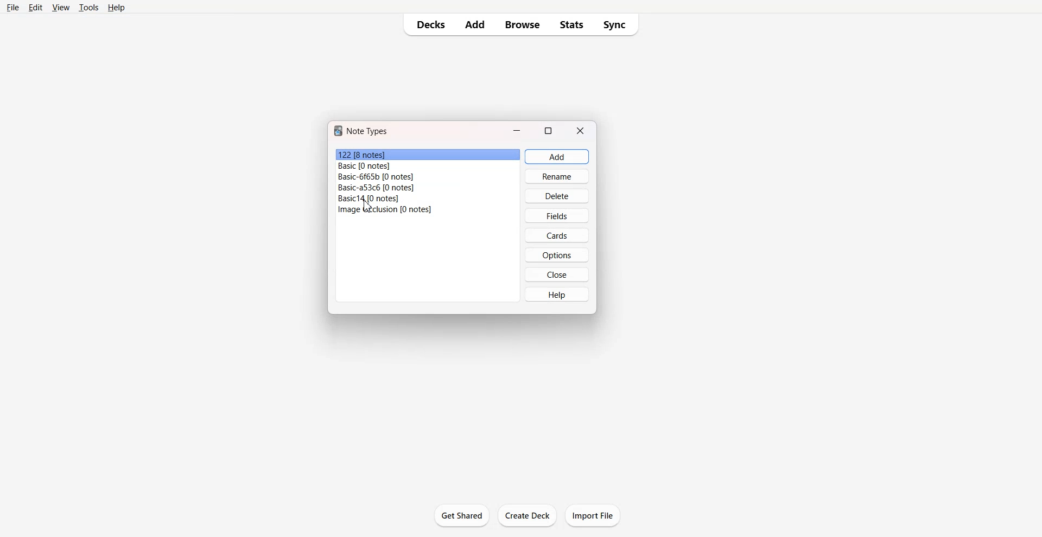 The width and height of the screenshot is (1042, 537). What do you see at coordinates (557, 235) in the screenshot?
I see `Cards` at bounding box center [557, 235].